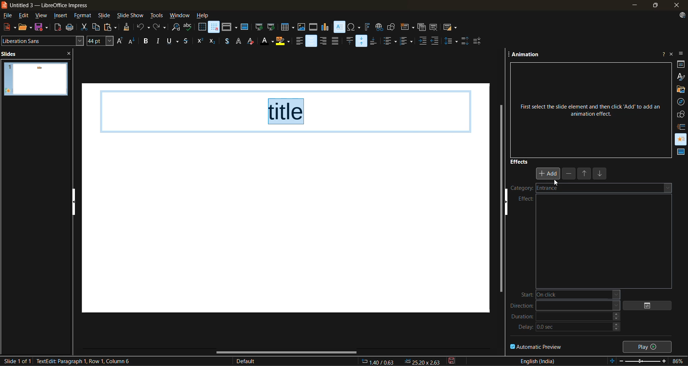 The height and width of the screenshot is (366, 688). Describe the element at coordinates (159, 40) in the screenshot. I see `italic` at that location.